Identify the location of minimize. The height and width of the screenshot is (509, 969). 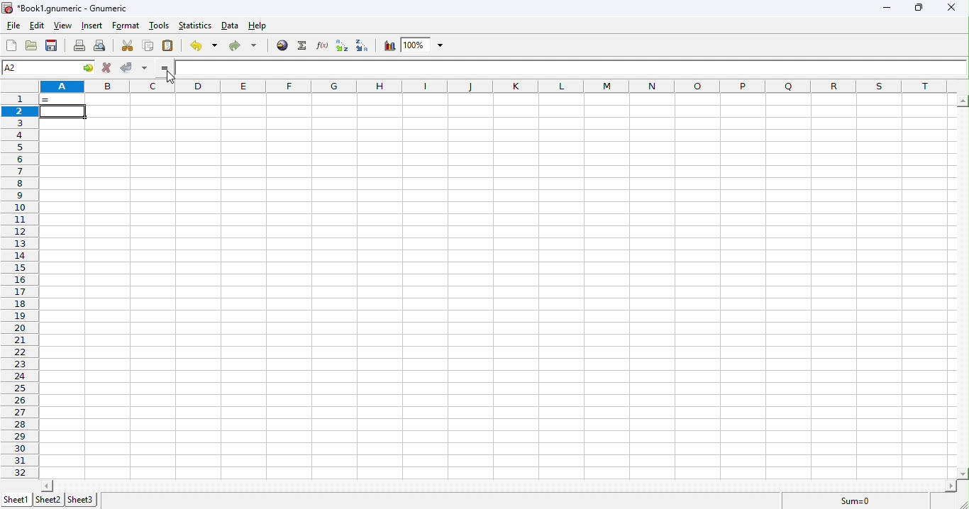
(885, 8).